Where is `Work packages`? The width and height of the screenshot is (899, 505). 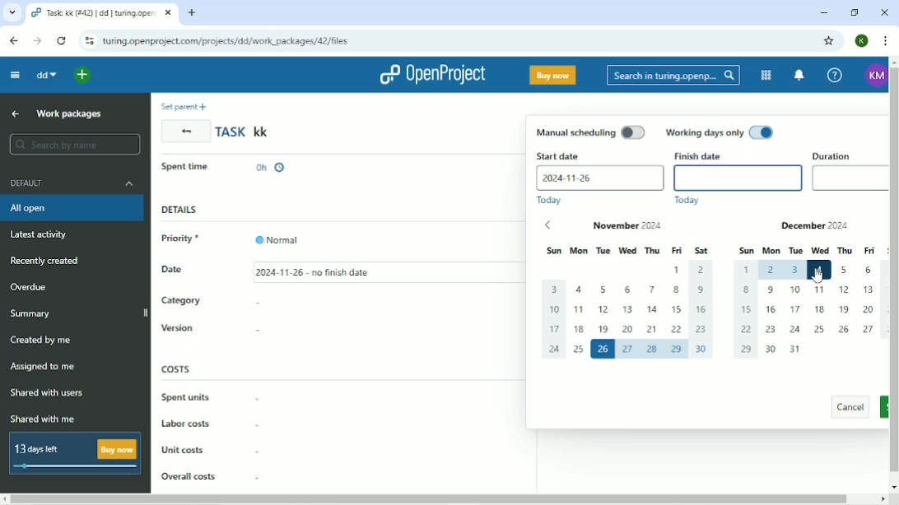
Work packages is located at coordinates (70, 114).